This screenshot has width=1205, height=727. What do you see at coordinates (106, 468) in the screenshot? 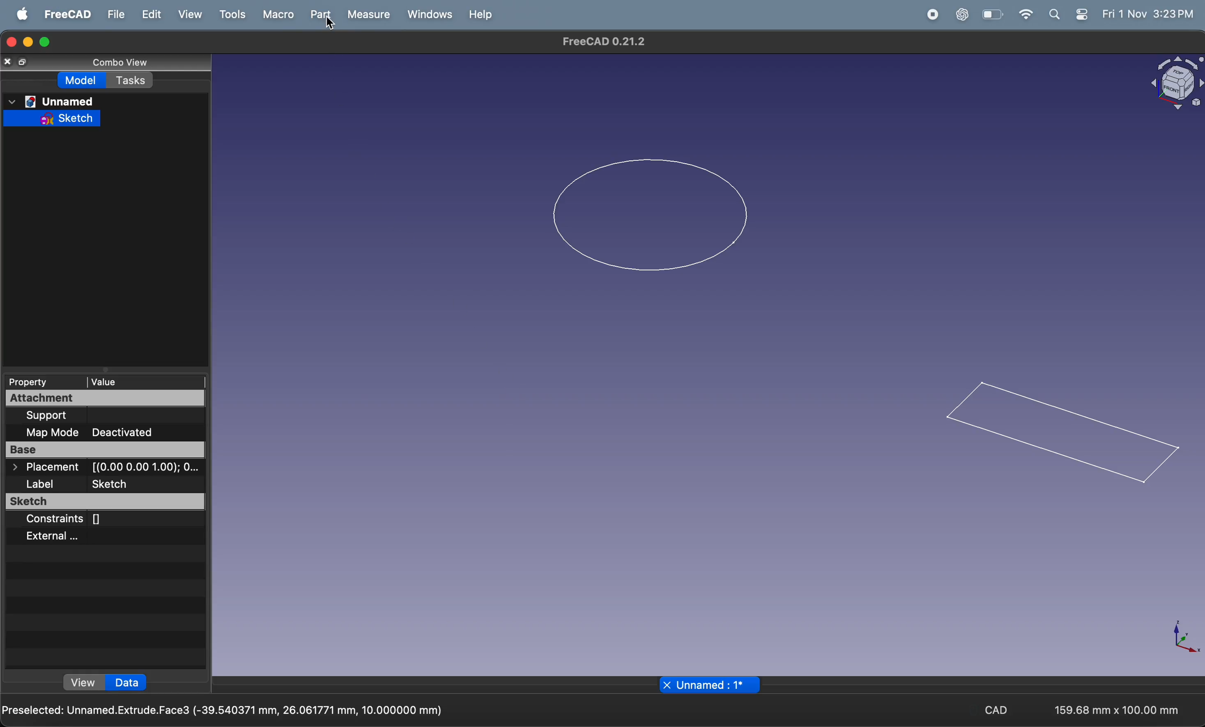
I see `> Placement   [(0.00 0.00 1.00); 0...` at bounding box center [106, 468].